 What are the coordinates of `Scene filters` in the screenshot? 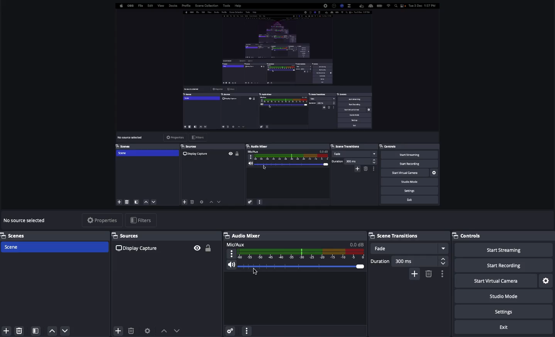 It's located at (36, 329).